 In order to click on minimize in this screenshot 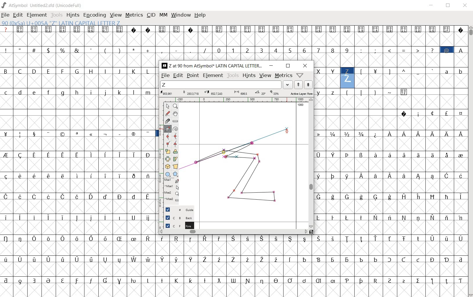, I will do `click(272, 66)`.